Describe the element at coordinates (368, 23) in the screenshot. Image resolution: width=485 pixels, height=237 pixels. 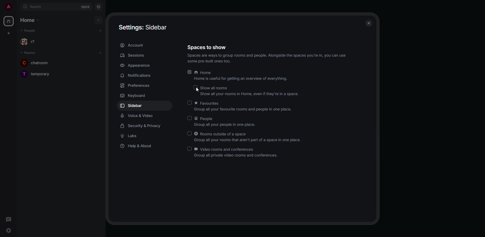
I see `close` at that location.